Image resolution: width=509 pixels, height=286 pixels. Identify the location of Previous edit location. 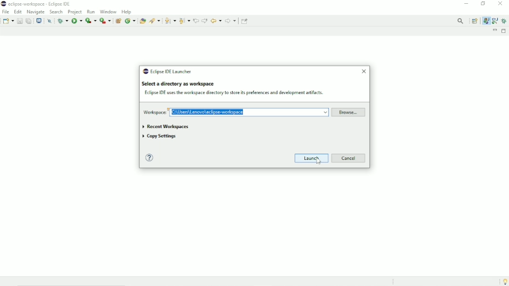
(196, 20).